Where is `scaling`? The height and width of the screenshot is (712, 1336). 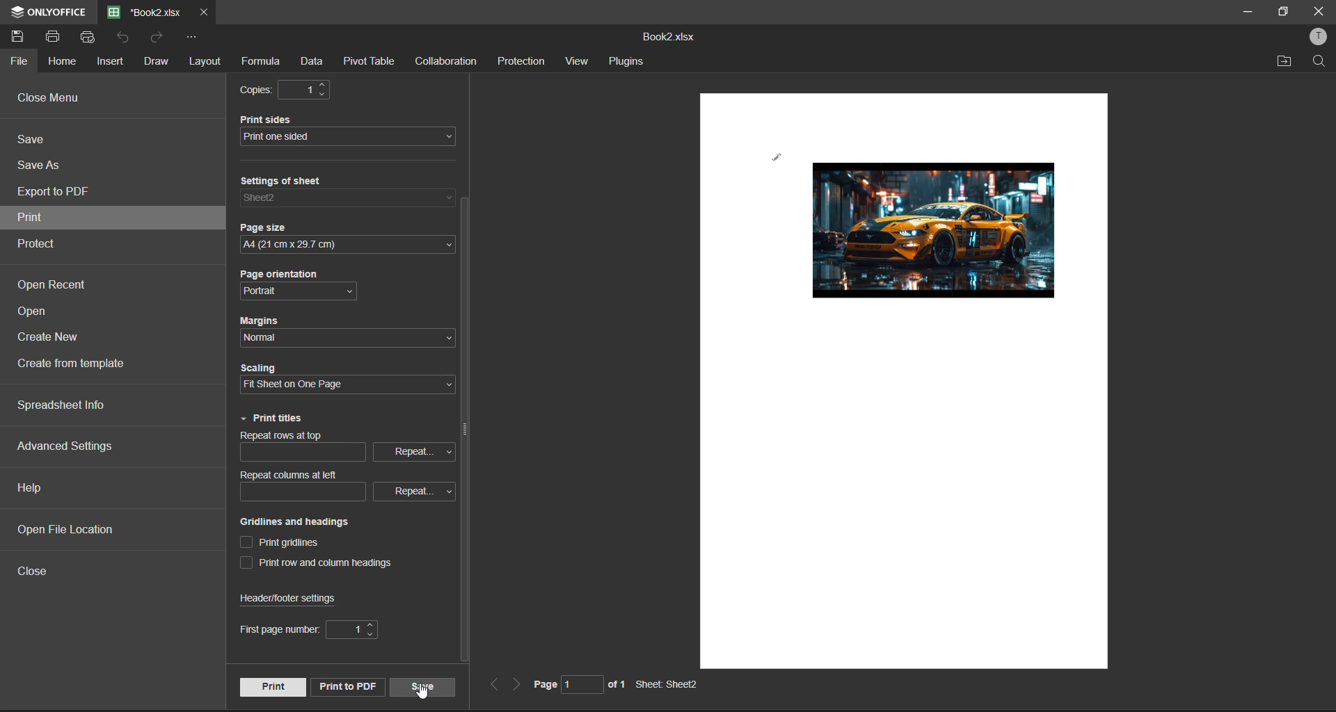
scaling is located at coordinates (264, 369).